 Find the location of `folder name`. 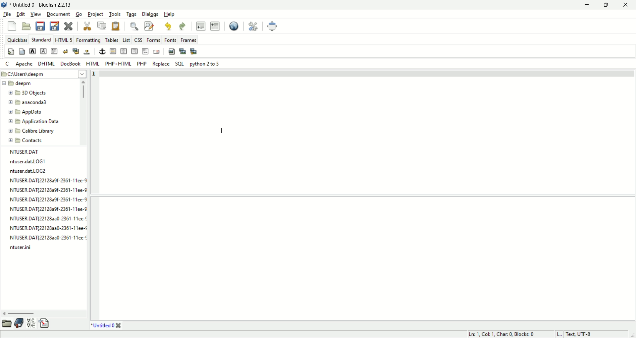

folder name is located at coordinates (30, 112).